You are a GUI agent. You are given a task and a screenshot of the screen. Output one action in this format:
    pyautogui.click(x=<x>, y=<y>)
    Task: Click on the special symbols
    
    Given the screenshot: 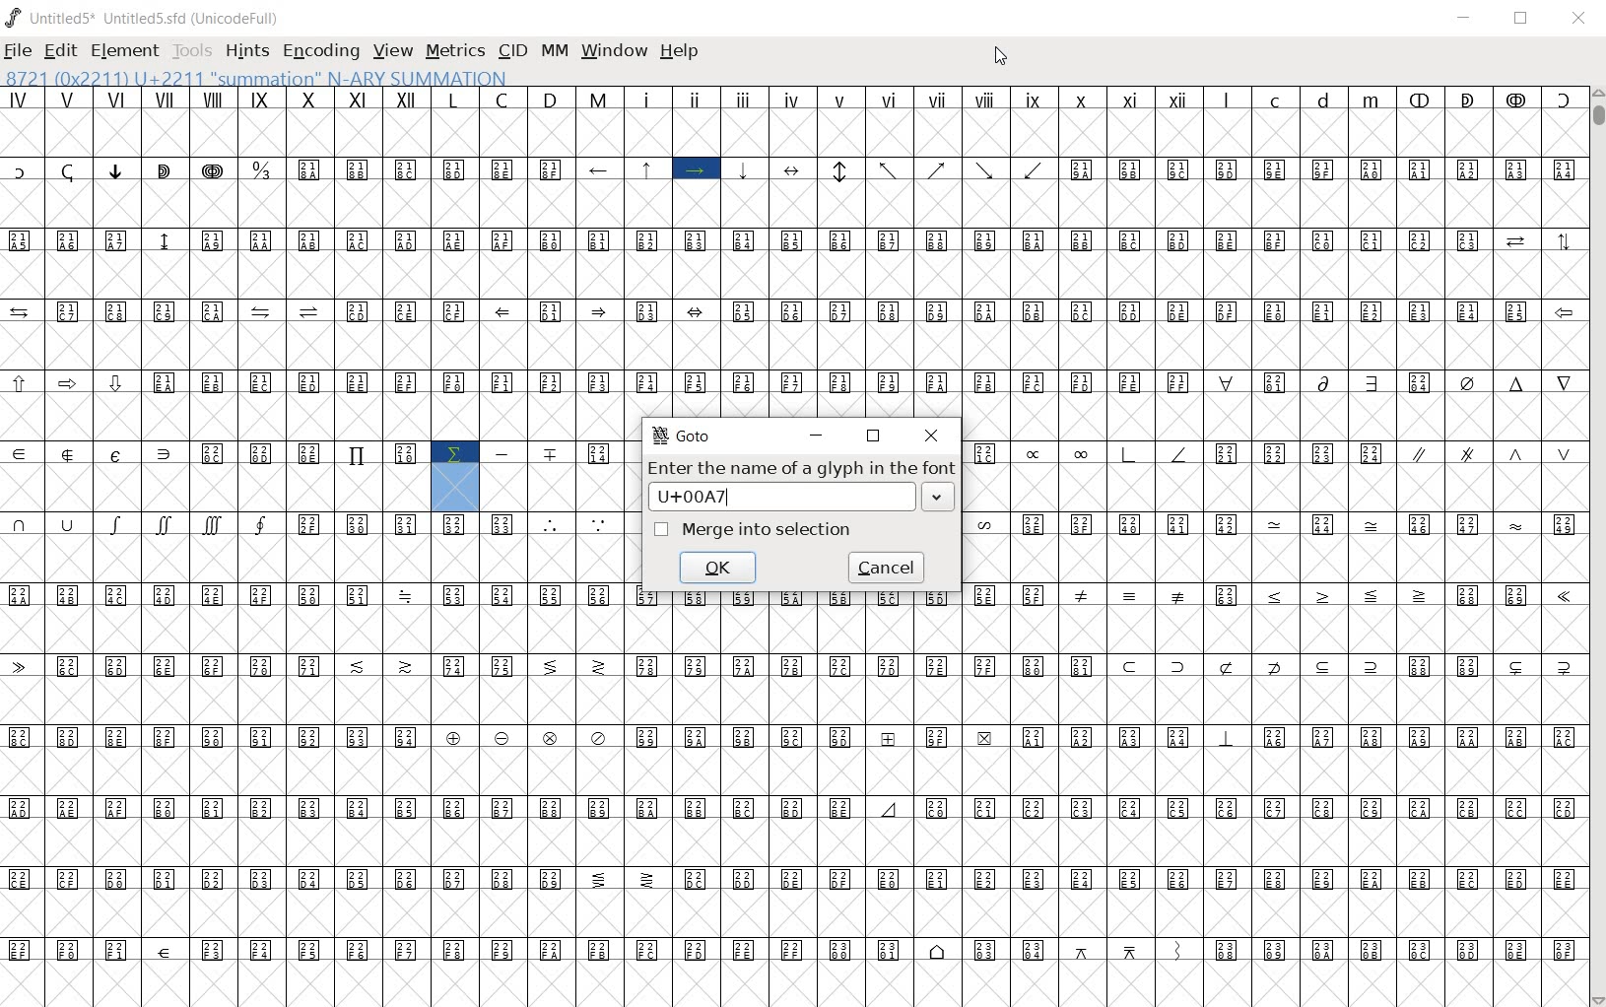 What is the action you would take?
    pyautogui.click(x=314, y=525)
    